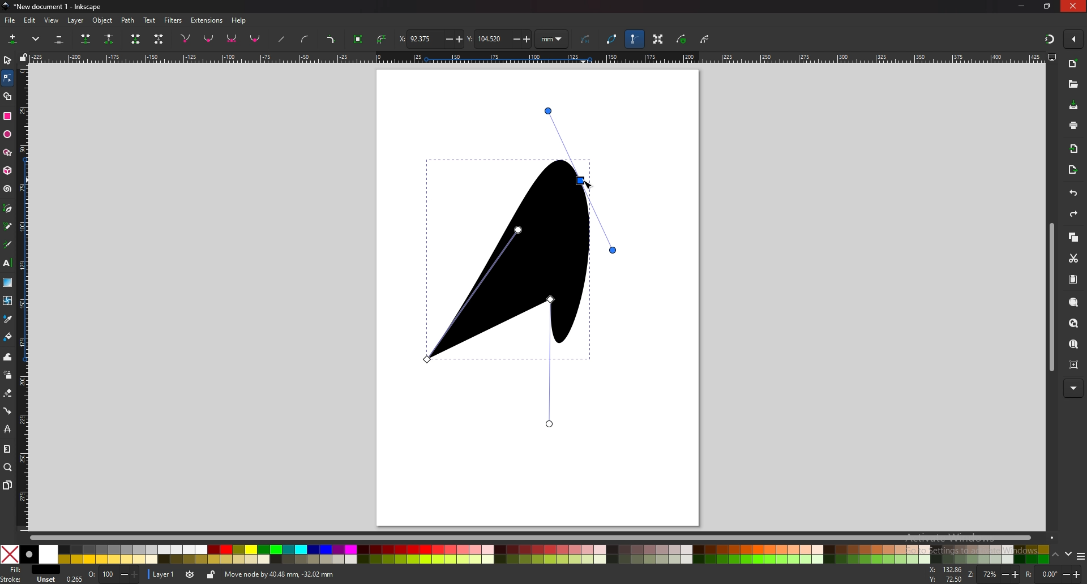 This screenshot has width=1087, height=584. Describe the element at coordinates (331, 40) in the screenshot. I see `add corners lpe` at that location.